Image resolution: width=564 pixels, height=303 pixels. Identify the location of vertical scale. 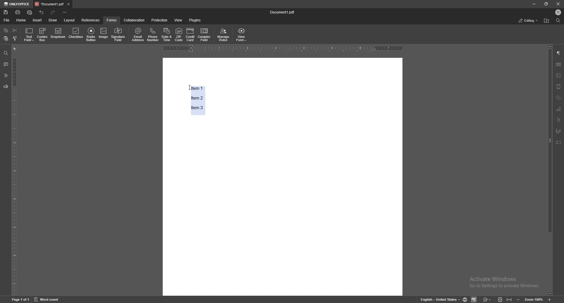
(15, 170).